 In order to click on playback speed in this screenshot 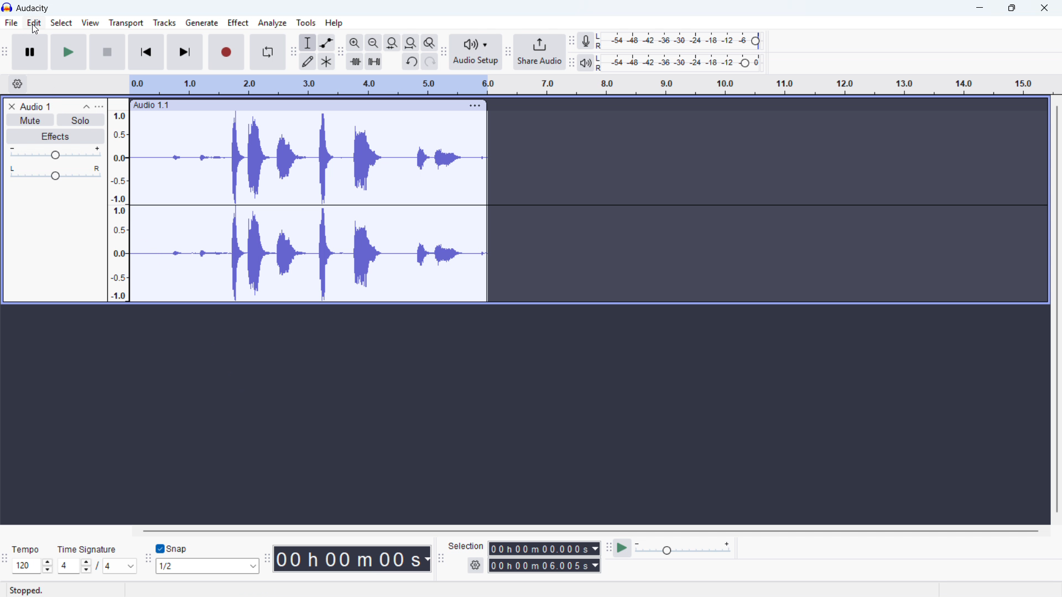, I will do `click(683, 548)`.